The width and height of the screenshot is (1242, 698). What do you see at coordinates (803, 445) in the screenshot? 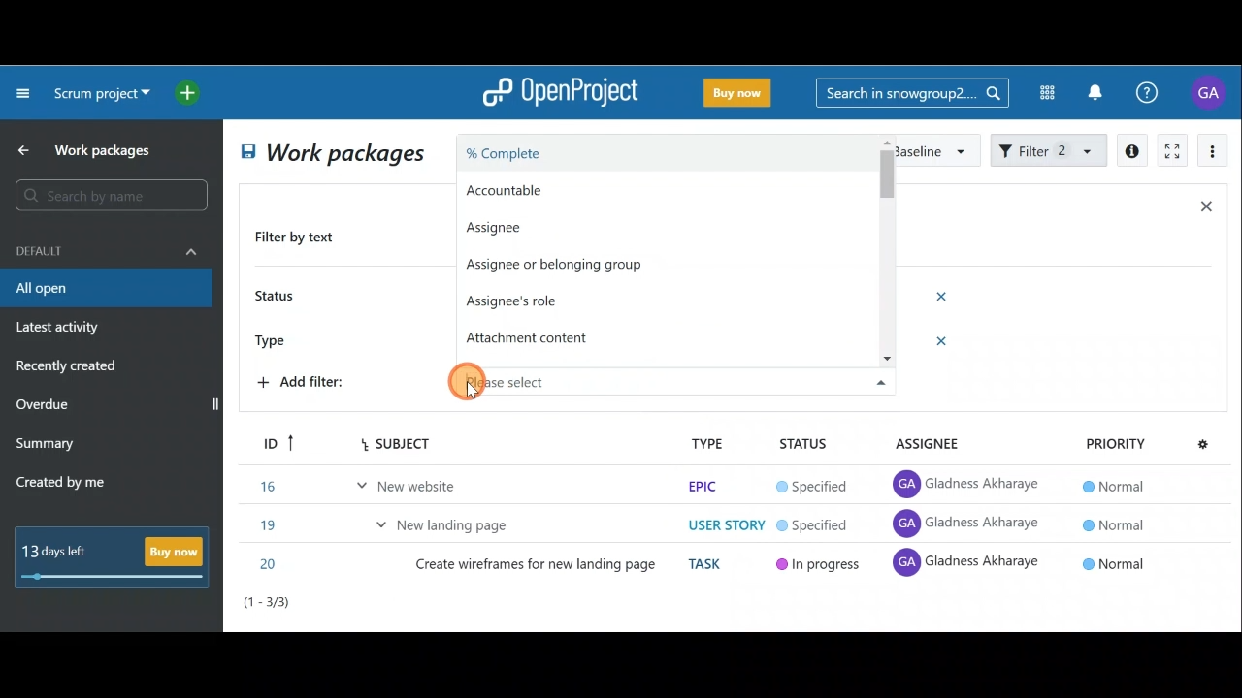
I see `STATUS` at bounding box center [803, 445].